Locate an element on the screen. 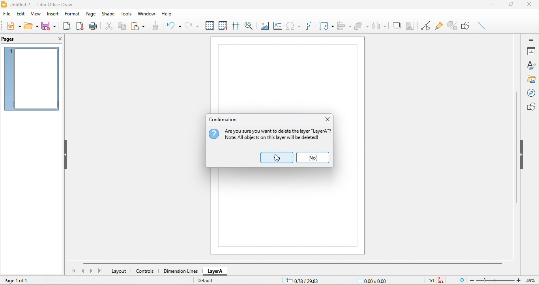 The image size is (539, 285). default is located at coordinates (211, 281).